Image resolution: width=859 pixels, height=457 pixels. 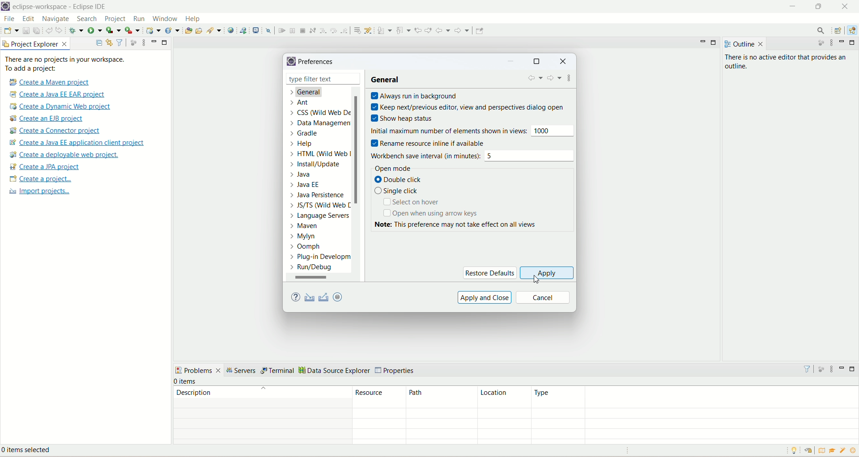 I want to click on open web service, so click(x=231, y=30).